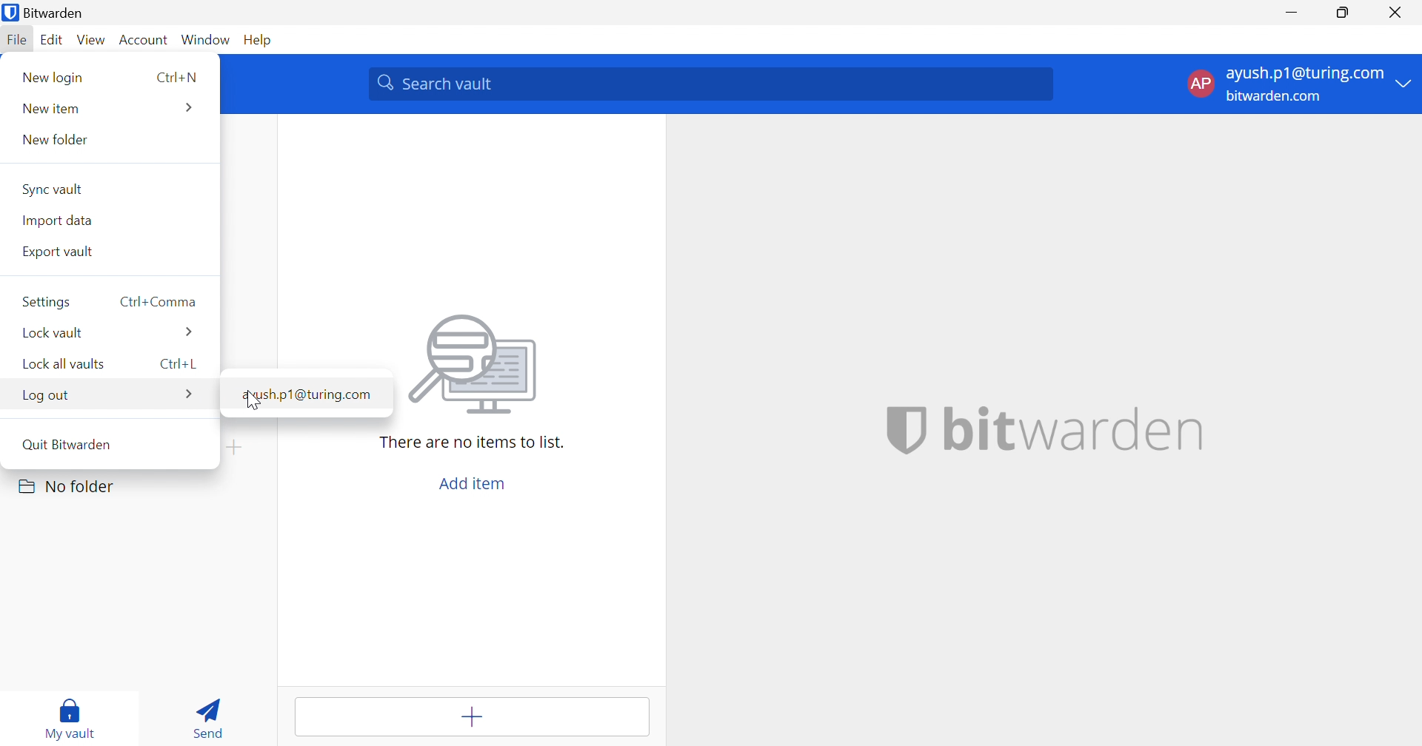  Describe the element at coordinates (187, 334) in the screenshot. I see `More` at that location.